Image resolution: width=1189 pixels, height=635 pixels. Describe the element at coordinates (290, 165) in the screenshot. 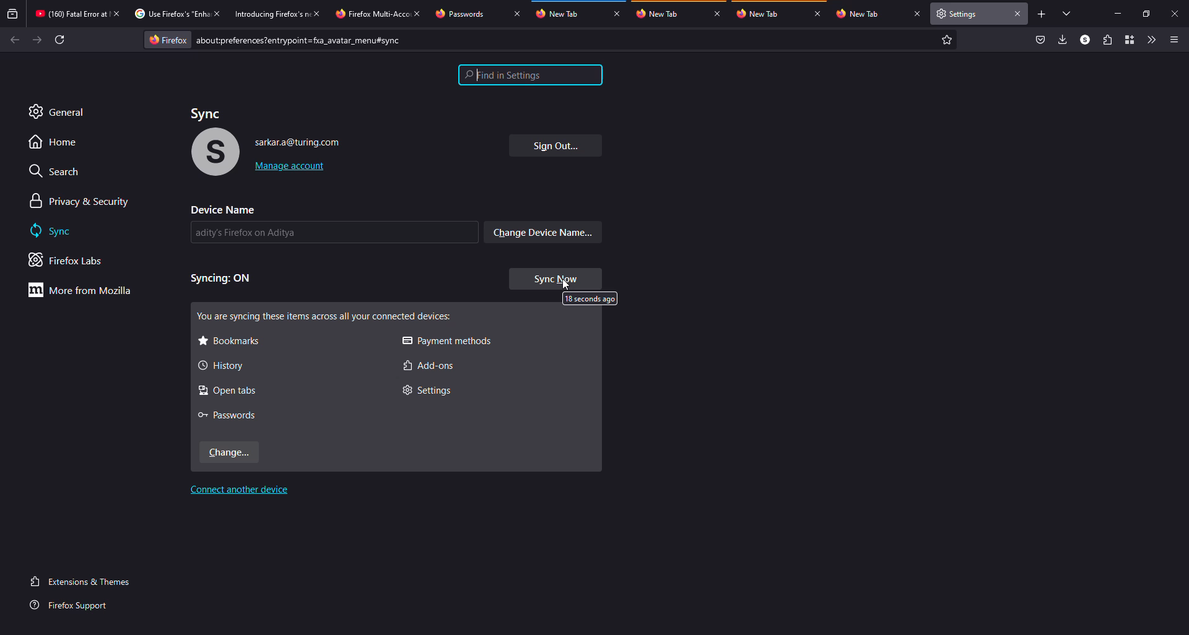

I see `manage` at that location.